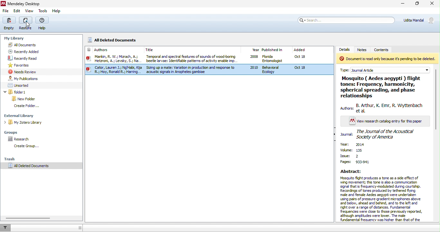  I want to click on Added oct 18oct 18, so click(308, 61).